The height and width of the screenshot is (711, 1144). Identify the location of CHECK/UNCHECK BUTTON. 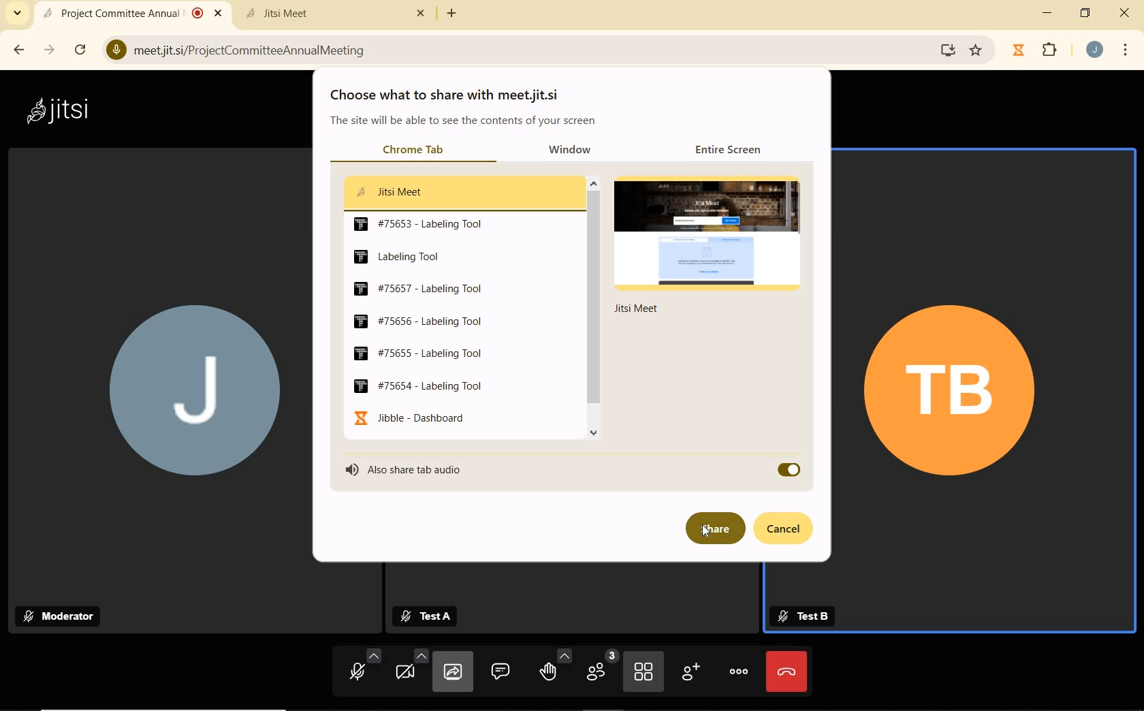
(788, 470).